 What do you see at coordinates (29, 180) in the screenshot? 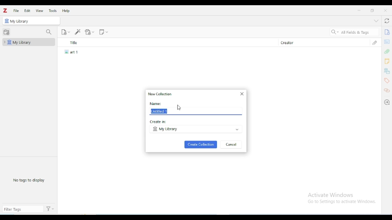
I see `no tags to display` at bounding box center [29, 180].